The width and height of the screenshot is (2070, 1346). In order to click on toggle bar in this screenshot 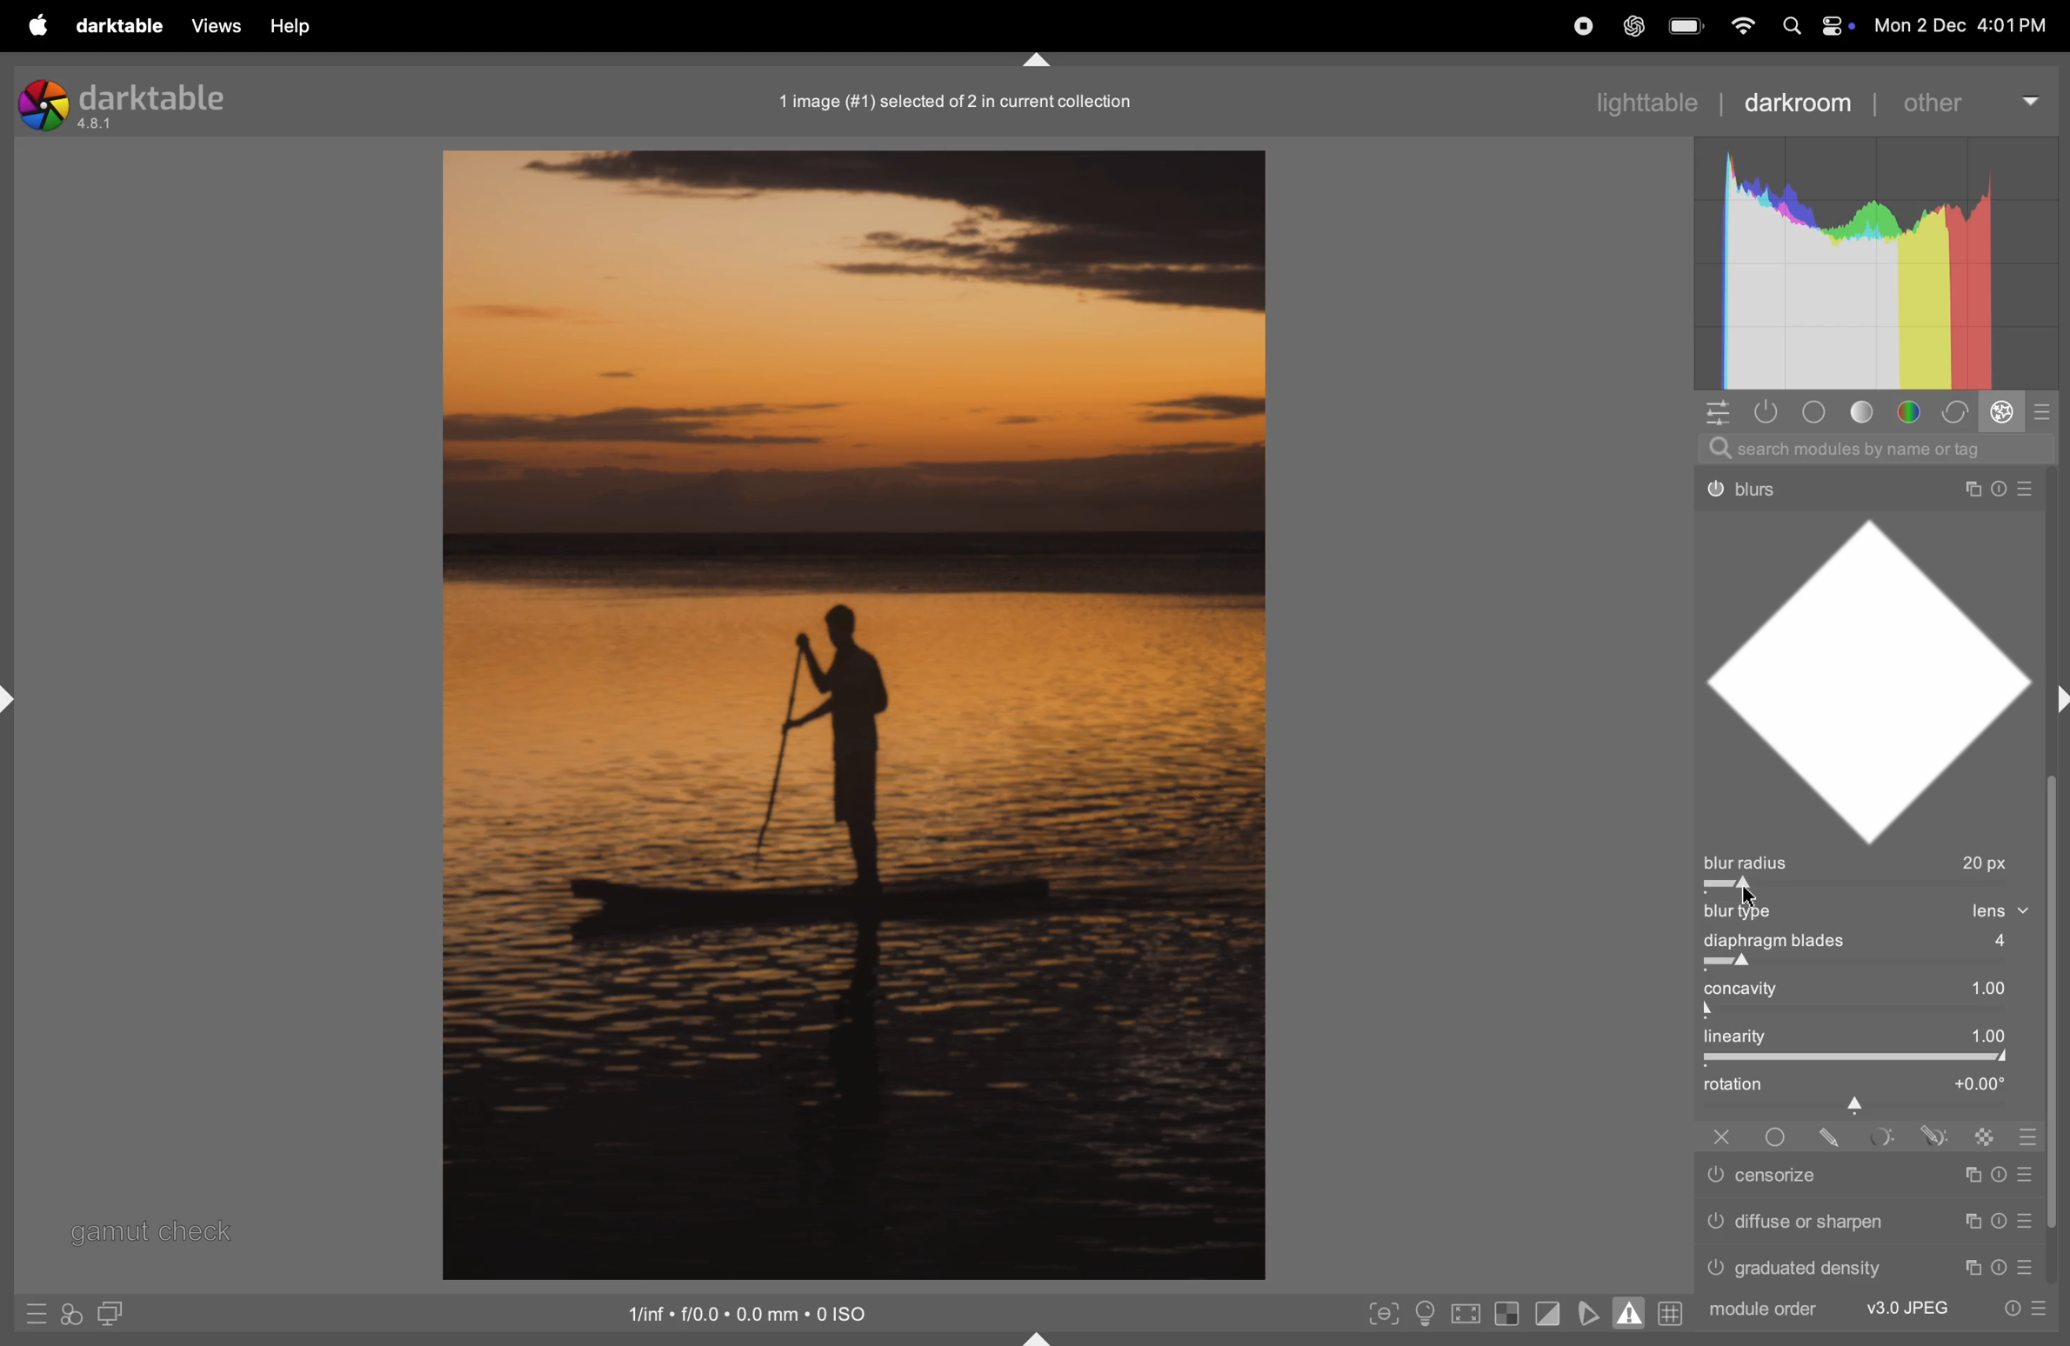, I will do `click(1870, 888)`.